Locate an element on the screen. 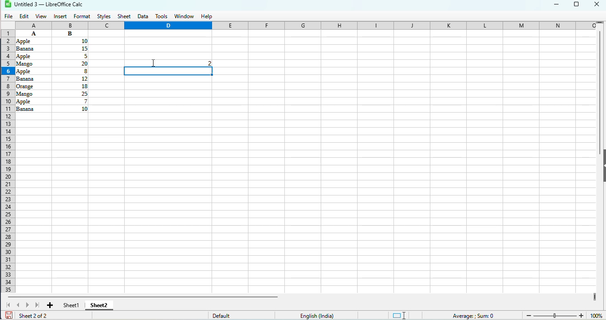  formula is located at coordinates (473, 316).